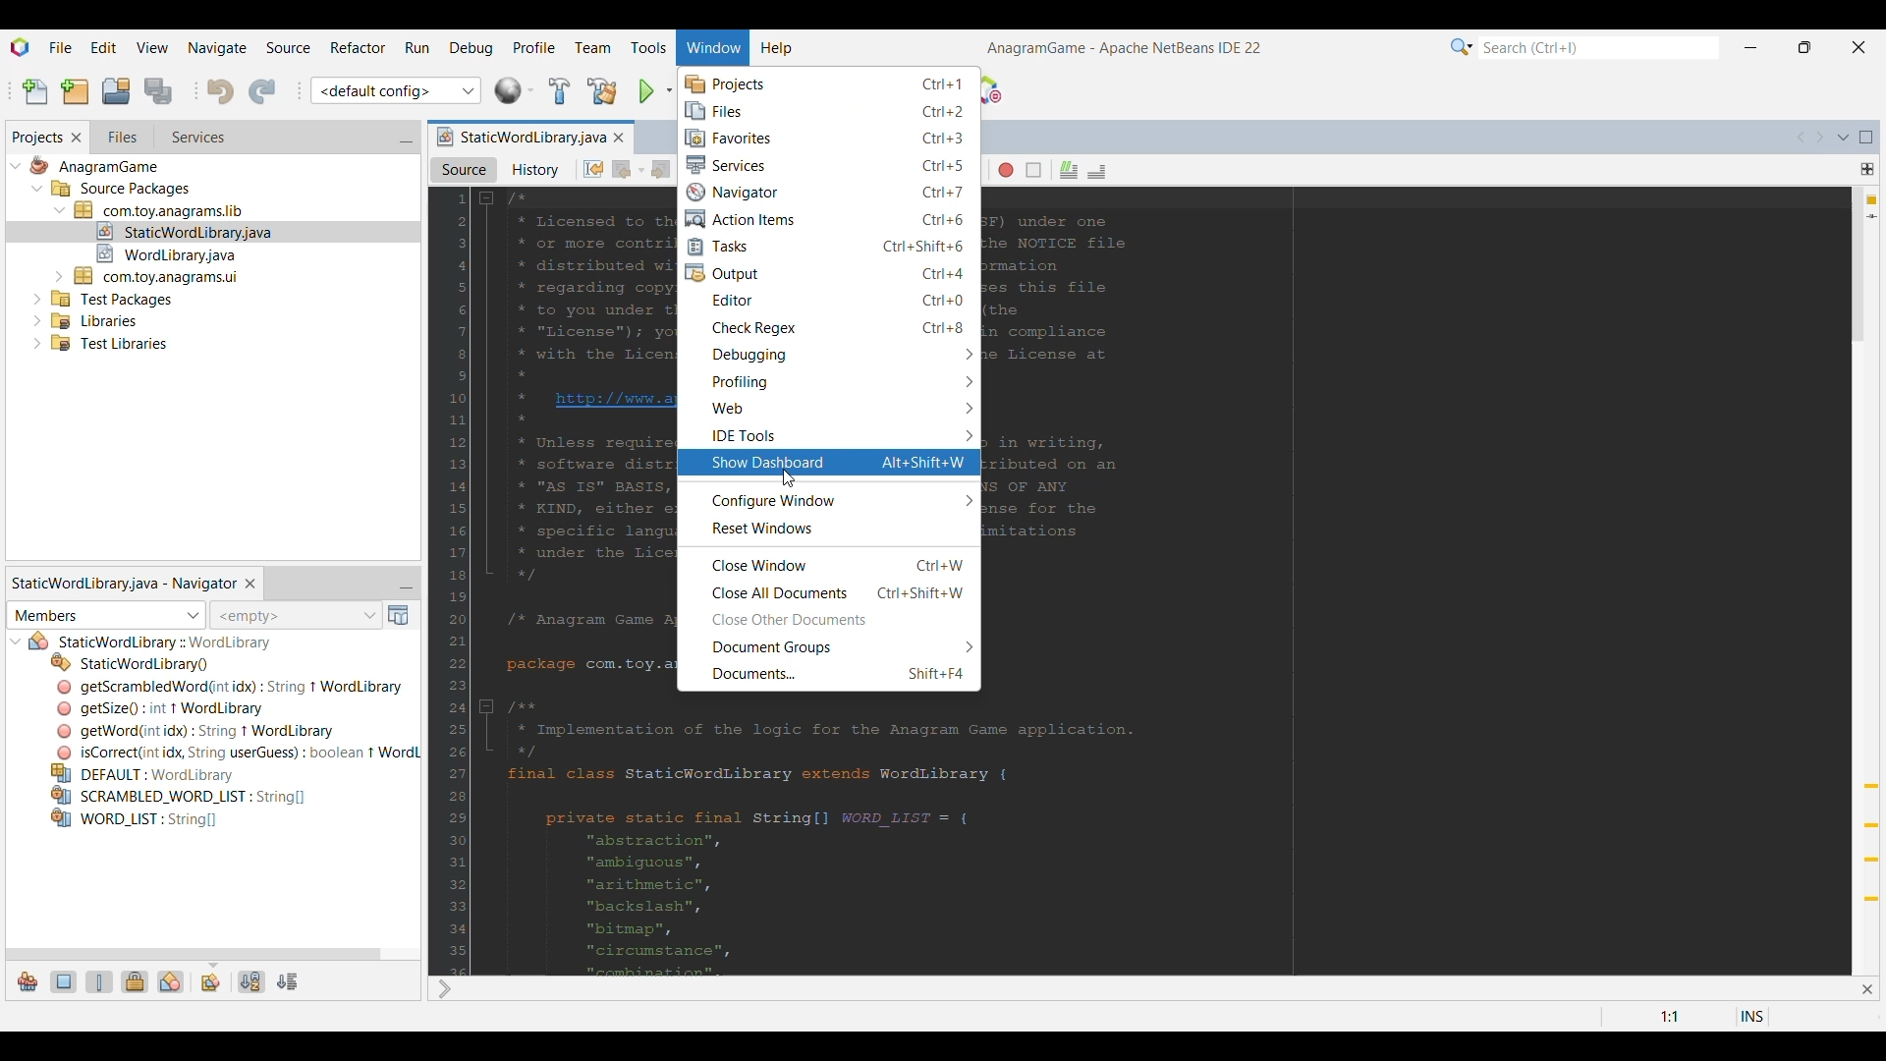 Image resolution: width=1886 pixels, height=1061 pixels. I want to click on Inspect members history, so click(295, 615).